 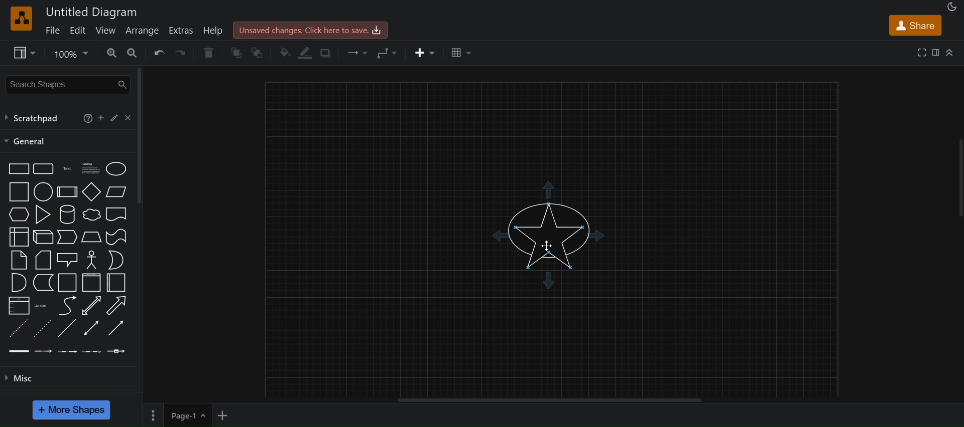 What do you see at coordinates (546, 233) in the screenshot?
I see `shapes` at bounding box center [546, 233].